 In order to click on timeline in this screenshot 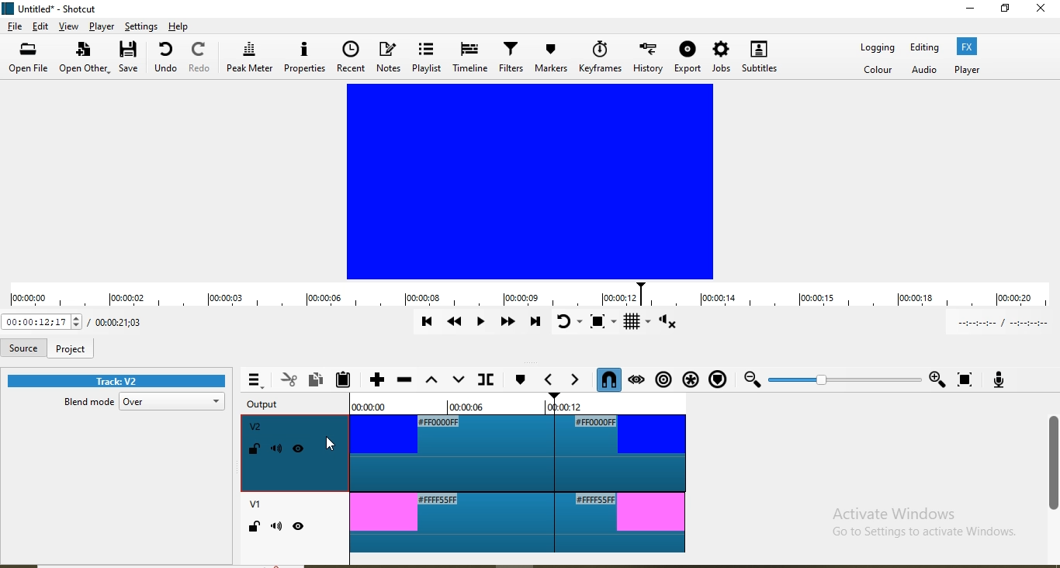, I will do `click(528, 293)`.